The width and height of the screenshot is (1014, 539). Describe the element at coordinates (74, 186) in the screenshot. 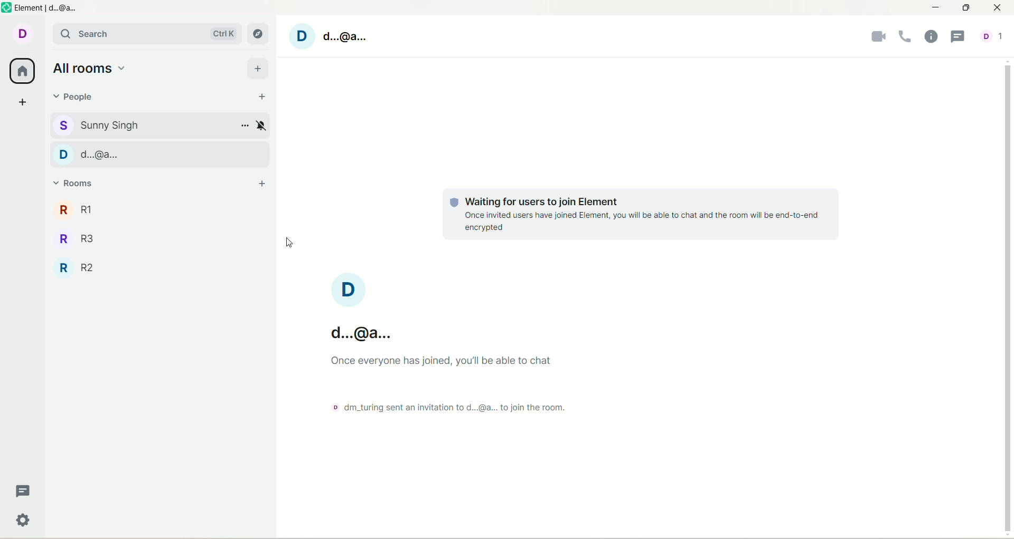

I see `rooms` at that location.